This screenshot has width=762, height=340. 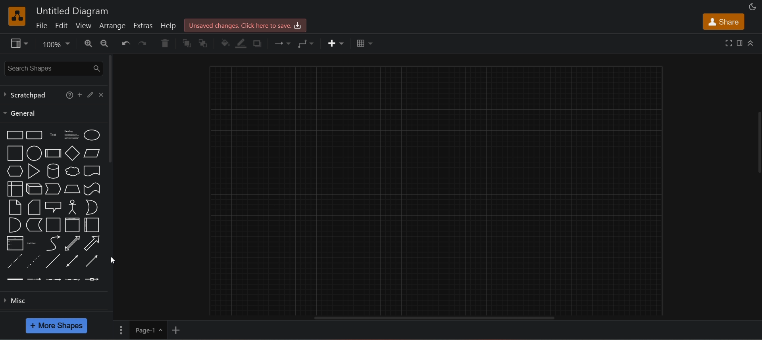 What do you see at coordinates (72, 153) in the screenshot?
I see `diamond` at bounding box center [72, 153].